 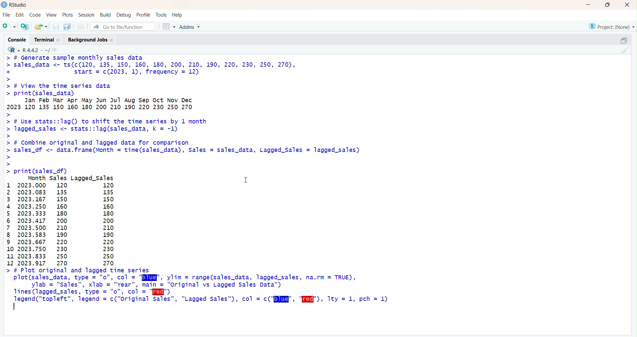 I want to click on console, so click(x=17, y=40).